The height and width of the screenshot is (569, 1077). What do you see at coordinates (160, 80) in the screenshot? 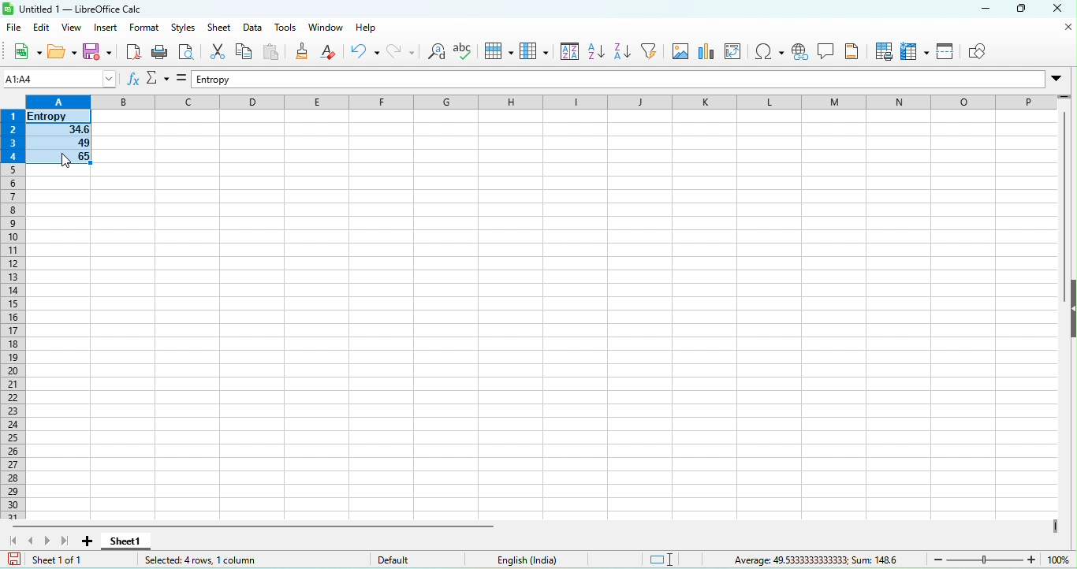
I see `select function` at bounding box center [160, 80].